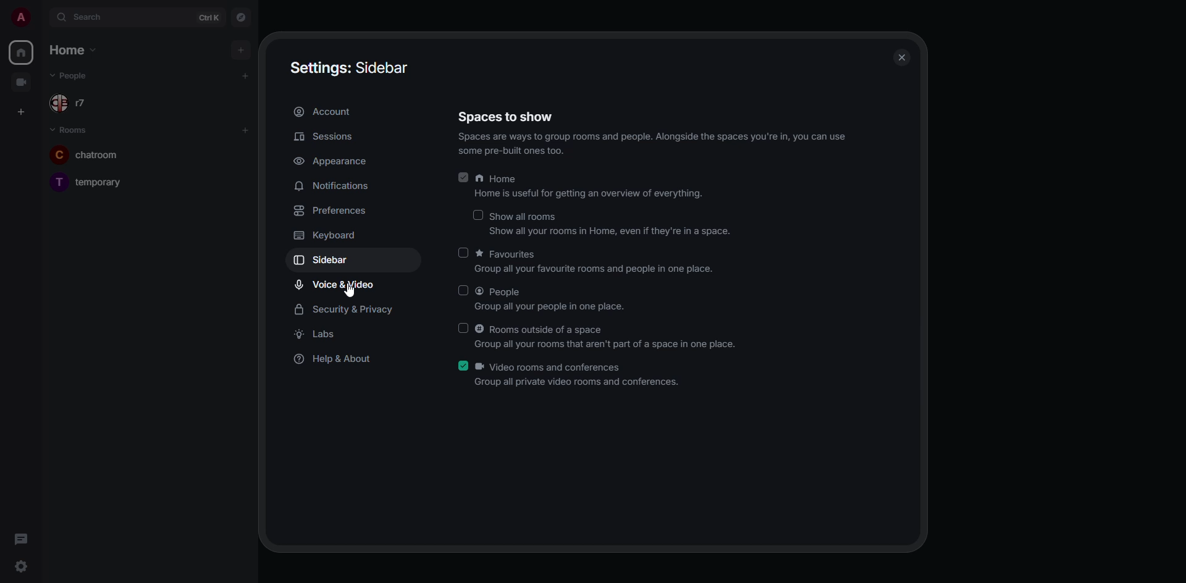 The height and width of the screenshot is (583, 1186). Describe the element at coordinates (355, 293) in the screenshot. I see `cursor` at that location.